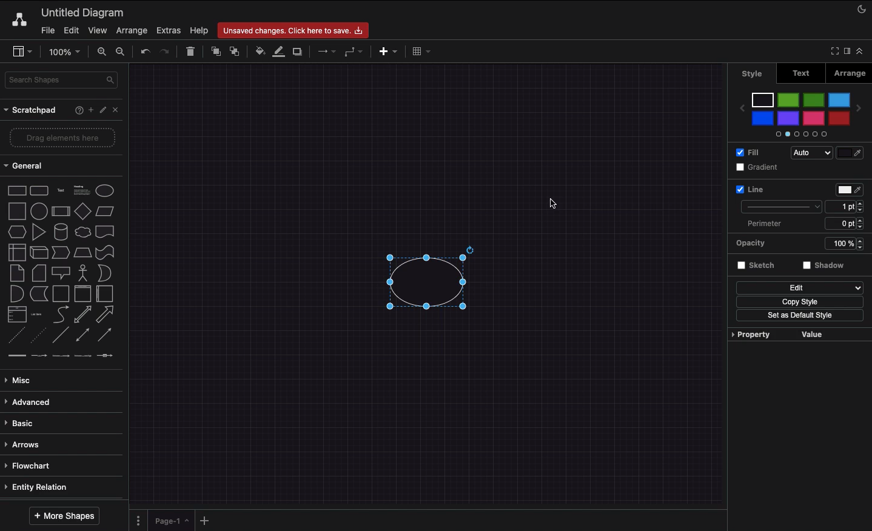 The image size is (872, 531). I want to click on Cloud, so click(82, 232).